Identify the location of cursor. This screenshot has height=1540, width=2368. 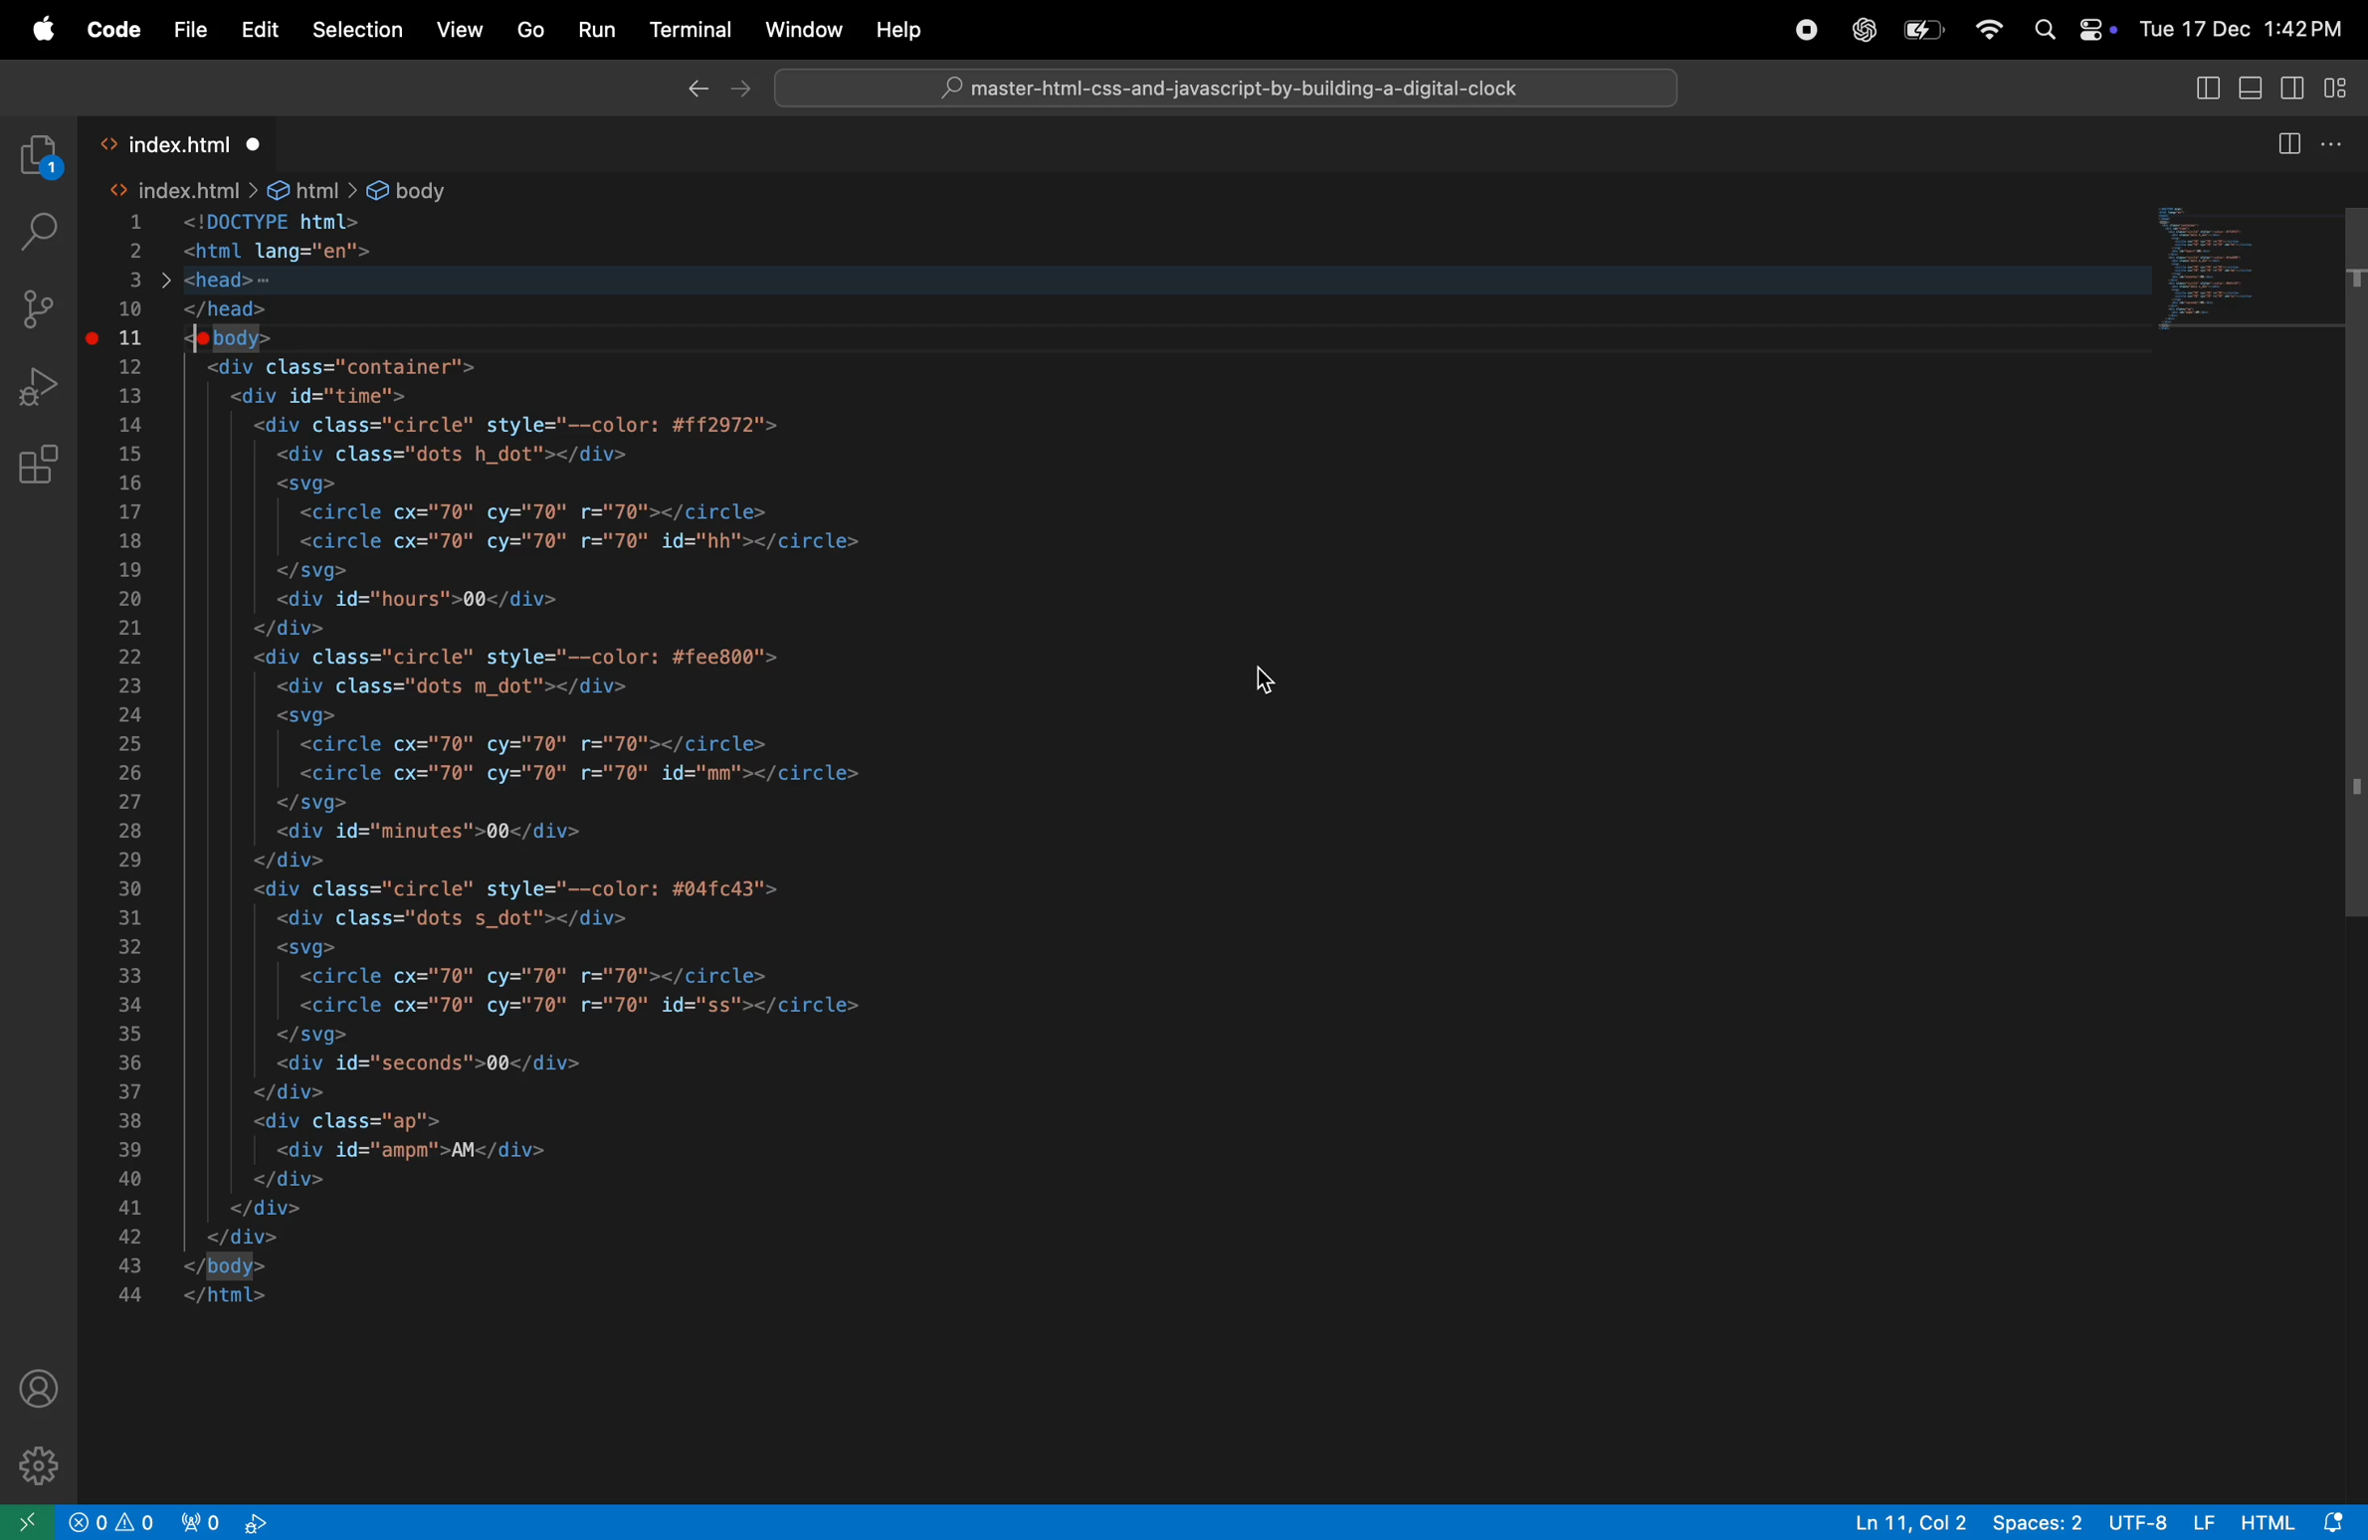
(1266, 683).